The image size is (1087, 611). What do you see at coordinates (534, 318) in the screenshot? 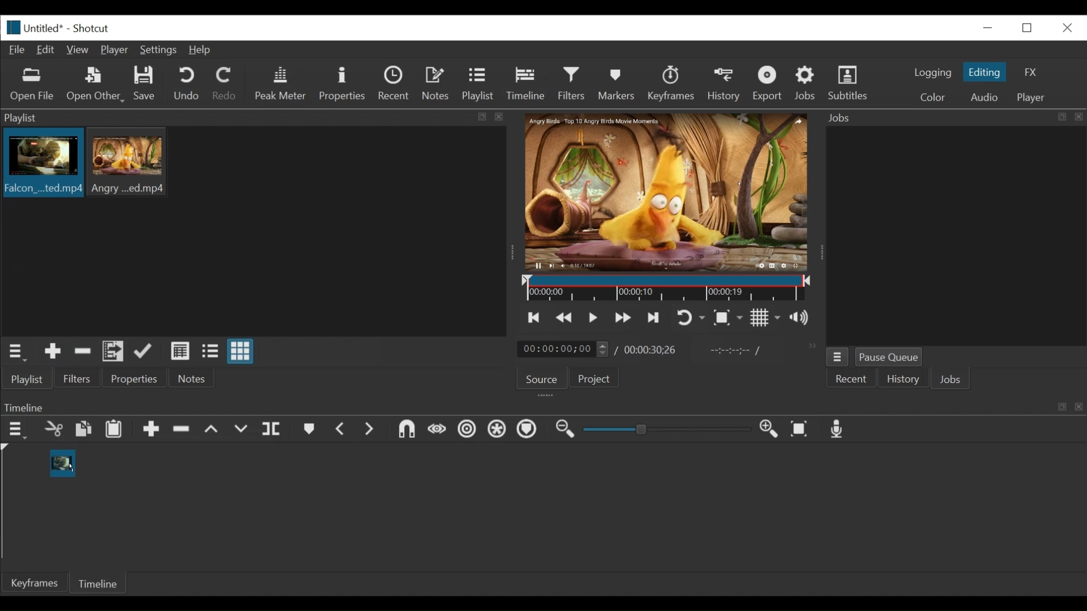
I see `skip to the previous point` at bounding box center [534, 318].